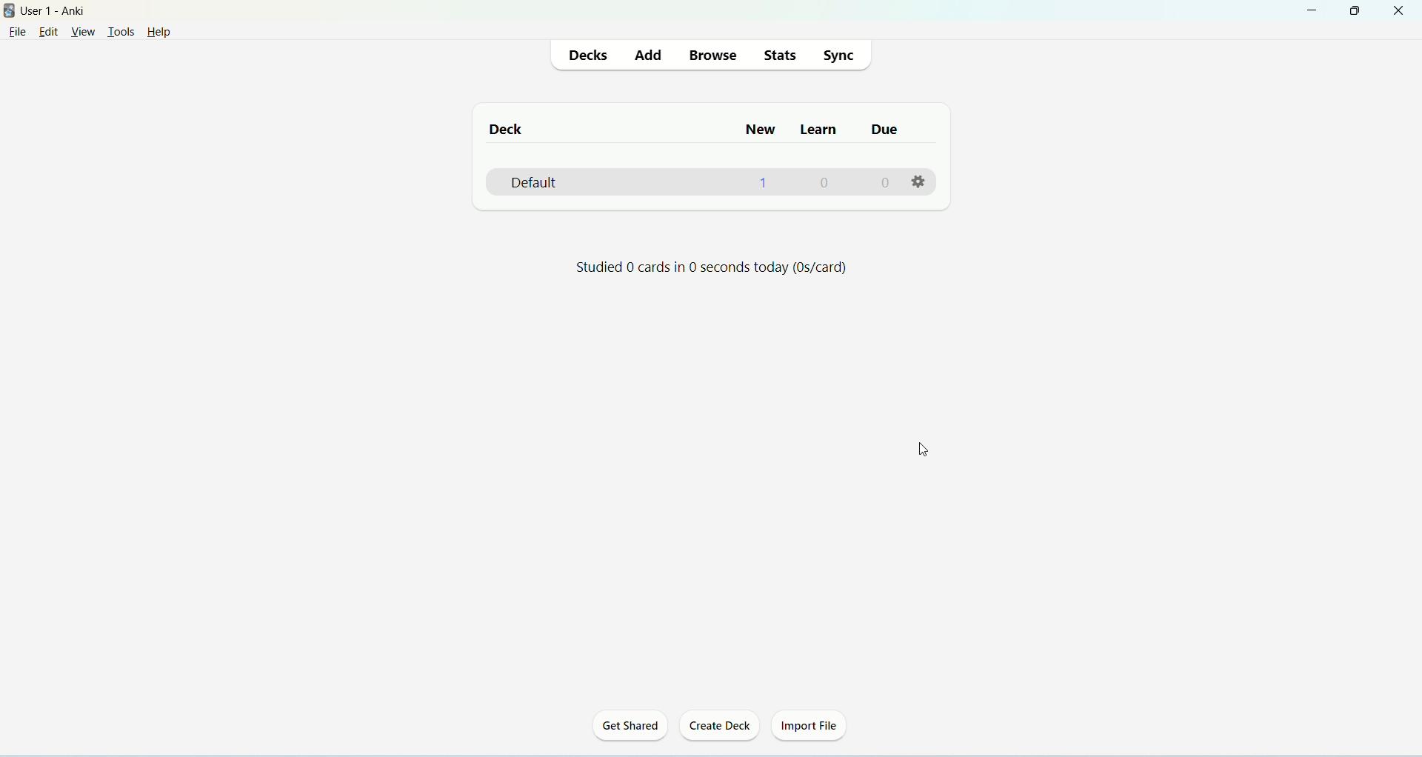  What do you see at coordinates (887, 183) in the screenshot?
I see `0` at bounding box center [887, 183].